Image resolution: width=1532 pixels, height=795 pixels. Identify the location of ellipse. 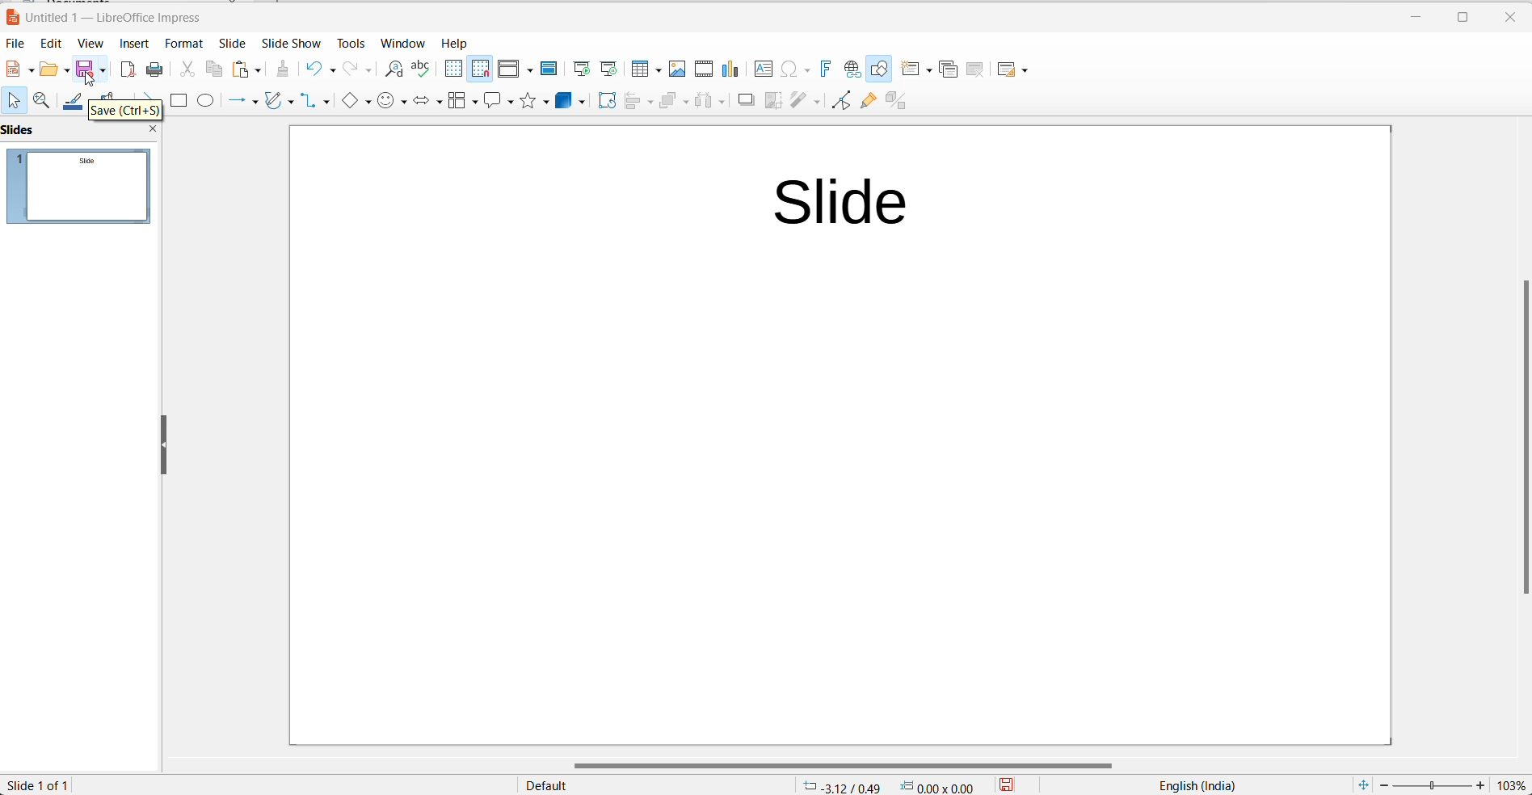
(206, 100).